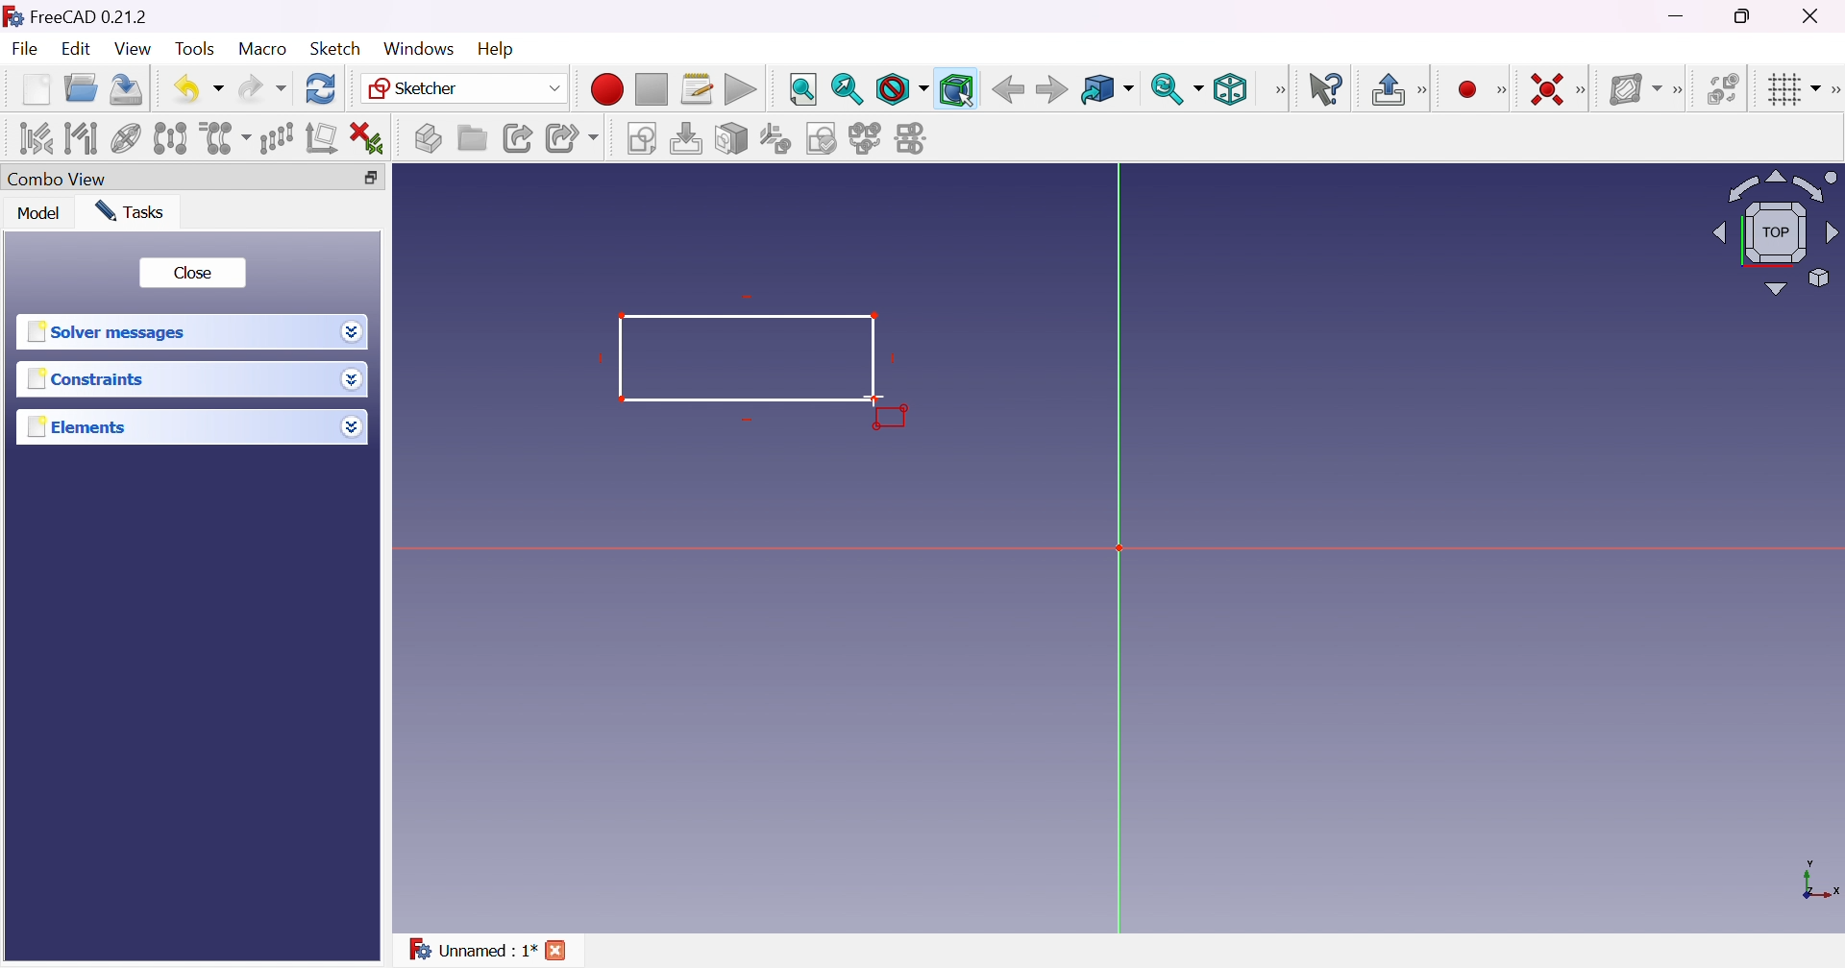  Describe the element at coordinates (353, 427) in the screenshot. I see `Drop down` at that location.